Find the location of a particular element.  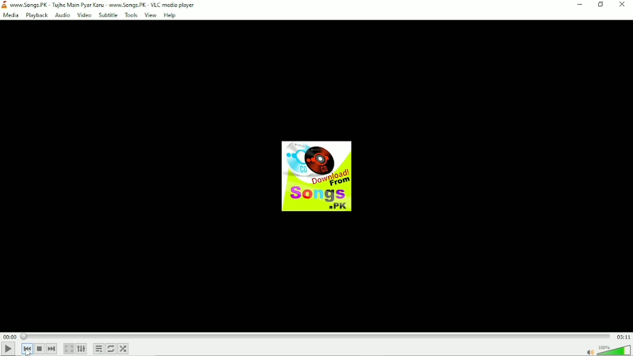

Total duration is located at coordinates (623, 336).